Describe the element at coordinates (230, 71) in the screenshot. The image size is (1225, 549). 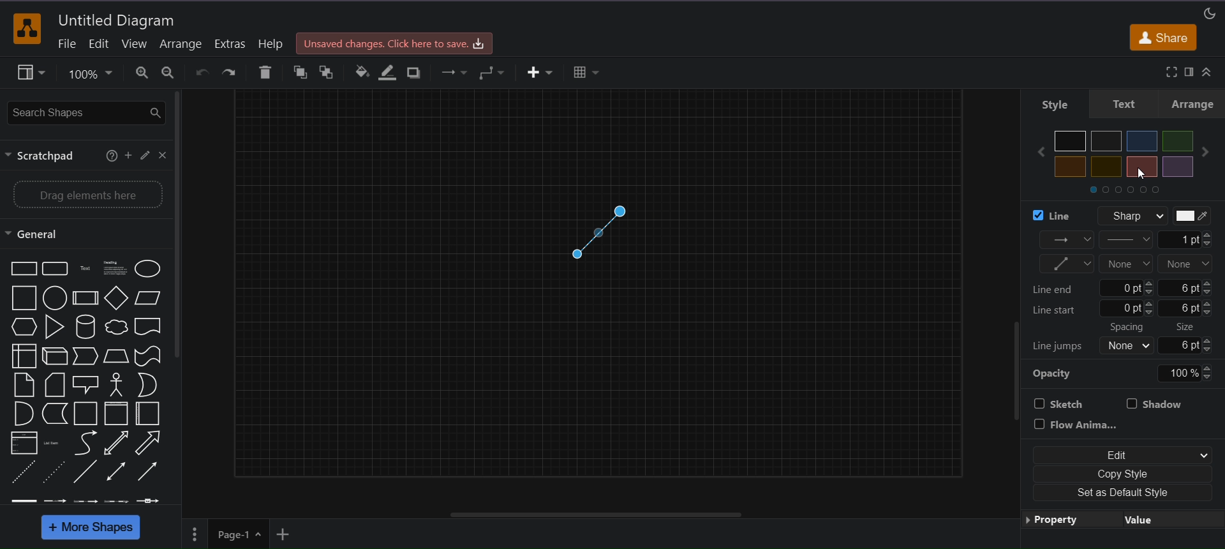
I see `redo` at that location.